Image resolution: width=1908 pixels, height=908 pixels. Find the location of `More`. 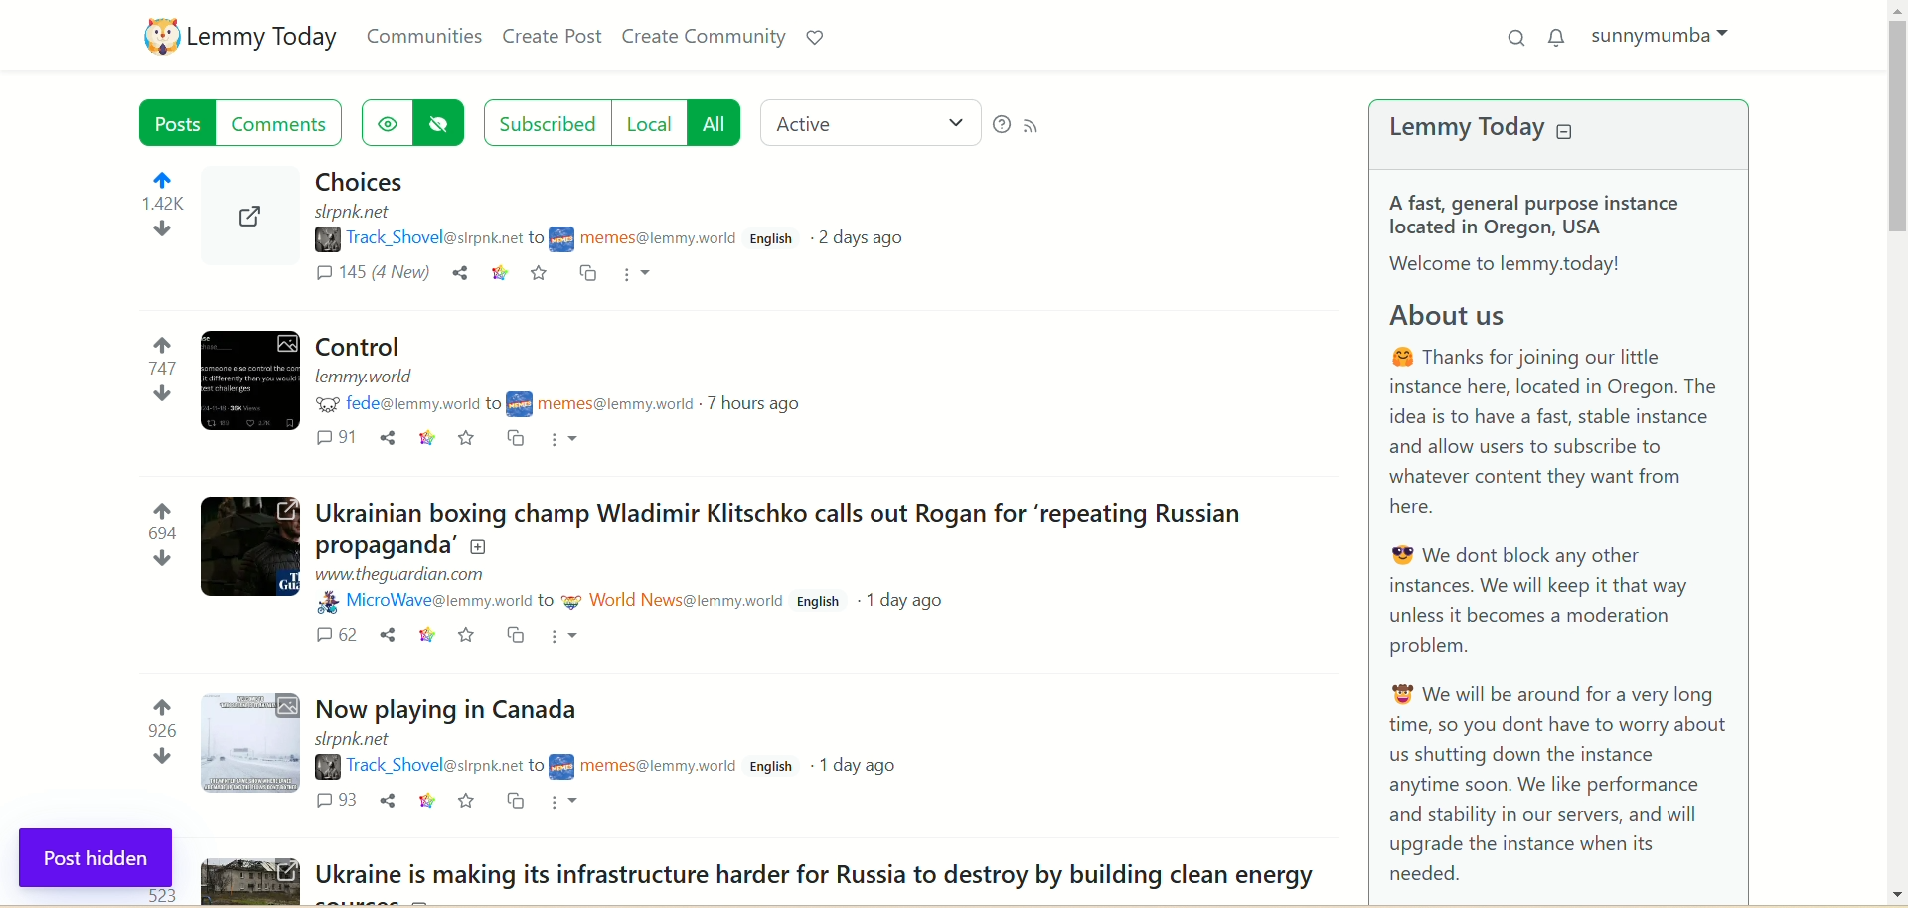

More is located at coordinates (570, 438).